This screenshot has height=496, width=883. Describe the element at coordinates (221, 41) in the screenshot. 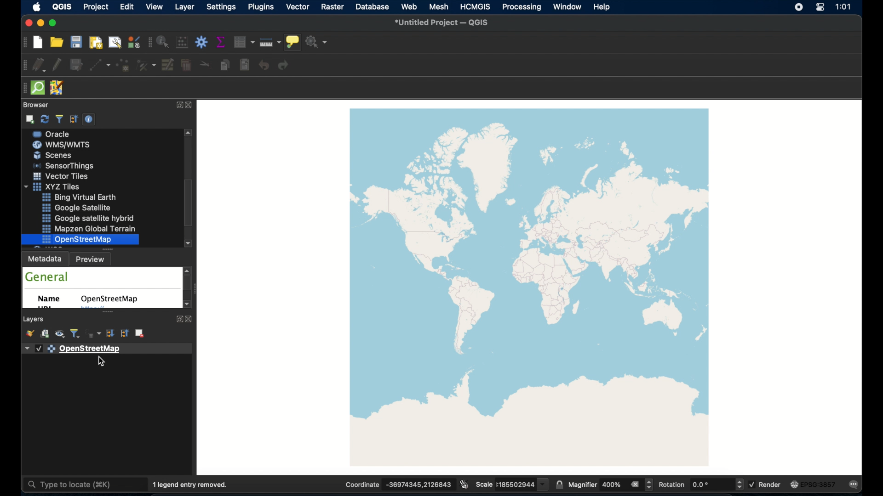

I see `show statistical summary` at that location.